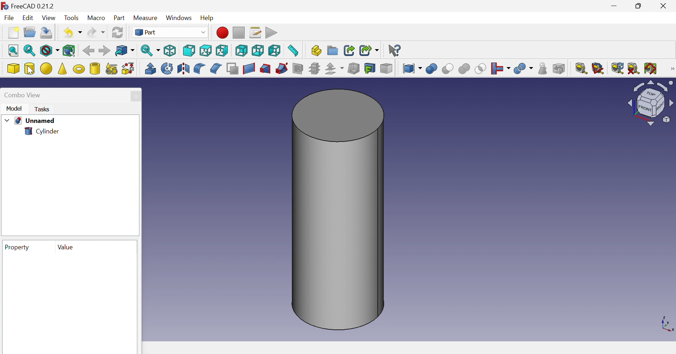 The height and width of the screenshot is (354, 676). What do you see at coordinates (598, 69) in the screenshot?
I see `Measure angular` at bounding box center [598, 69].